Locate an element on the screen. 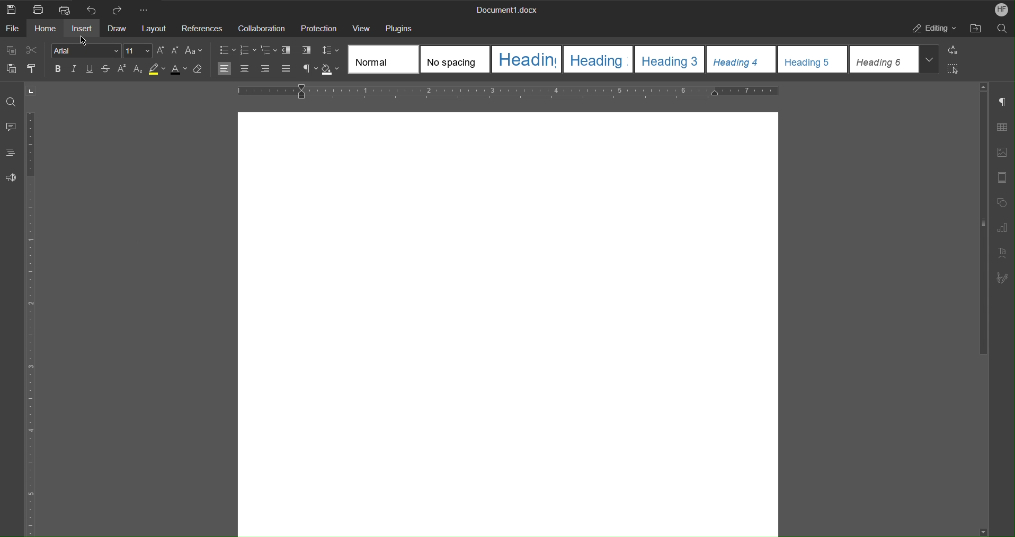 The width and height of the screenshot is (1015, 537). Heading 6 is located at coordinates (894, 59).